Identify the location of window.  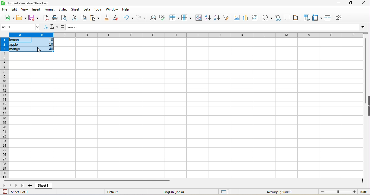
(112, 9).